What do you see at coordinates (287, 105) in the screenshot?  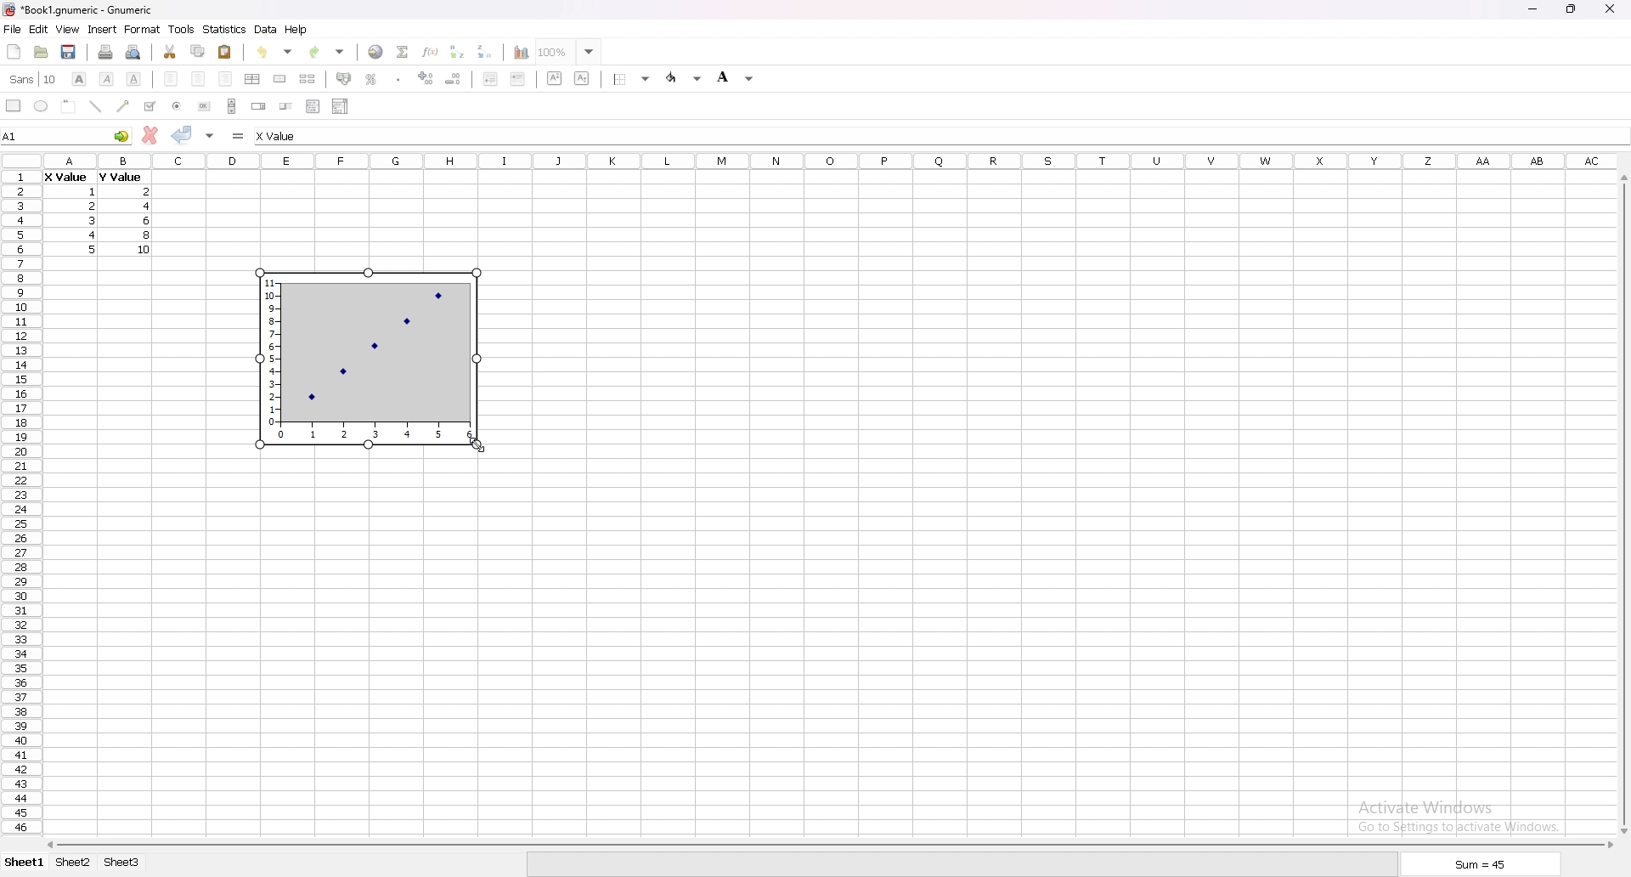 I see `slider` at bounding box center [287, 105].